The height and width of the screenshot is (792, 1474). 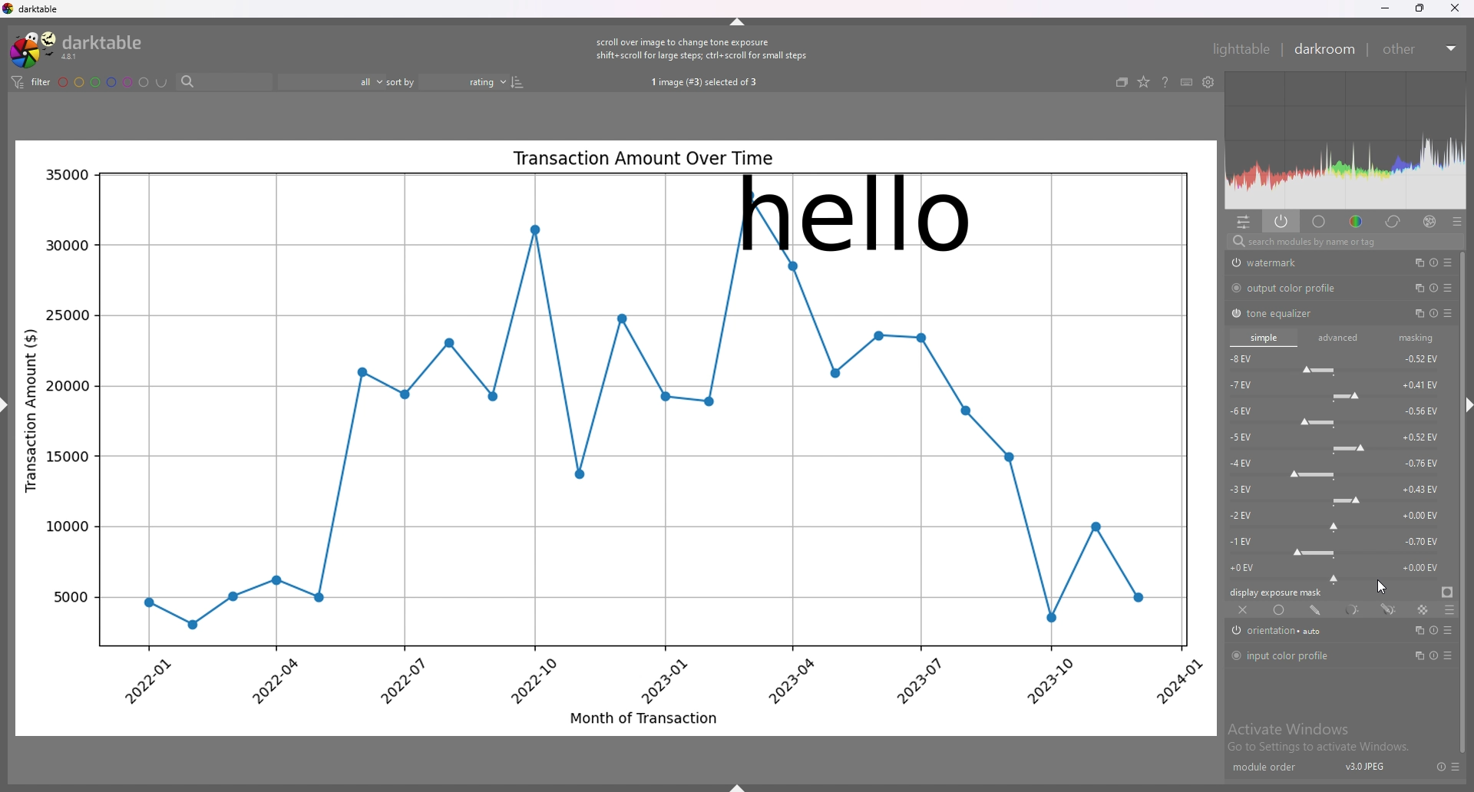 I want to click on swtich off/on, so click(x=1234, y=262).